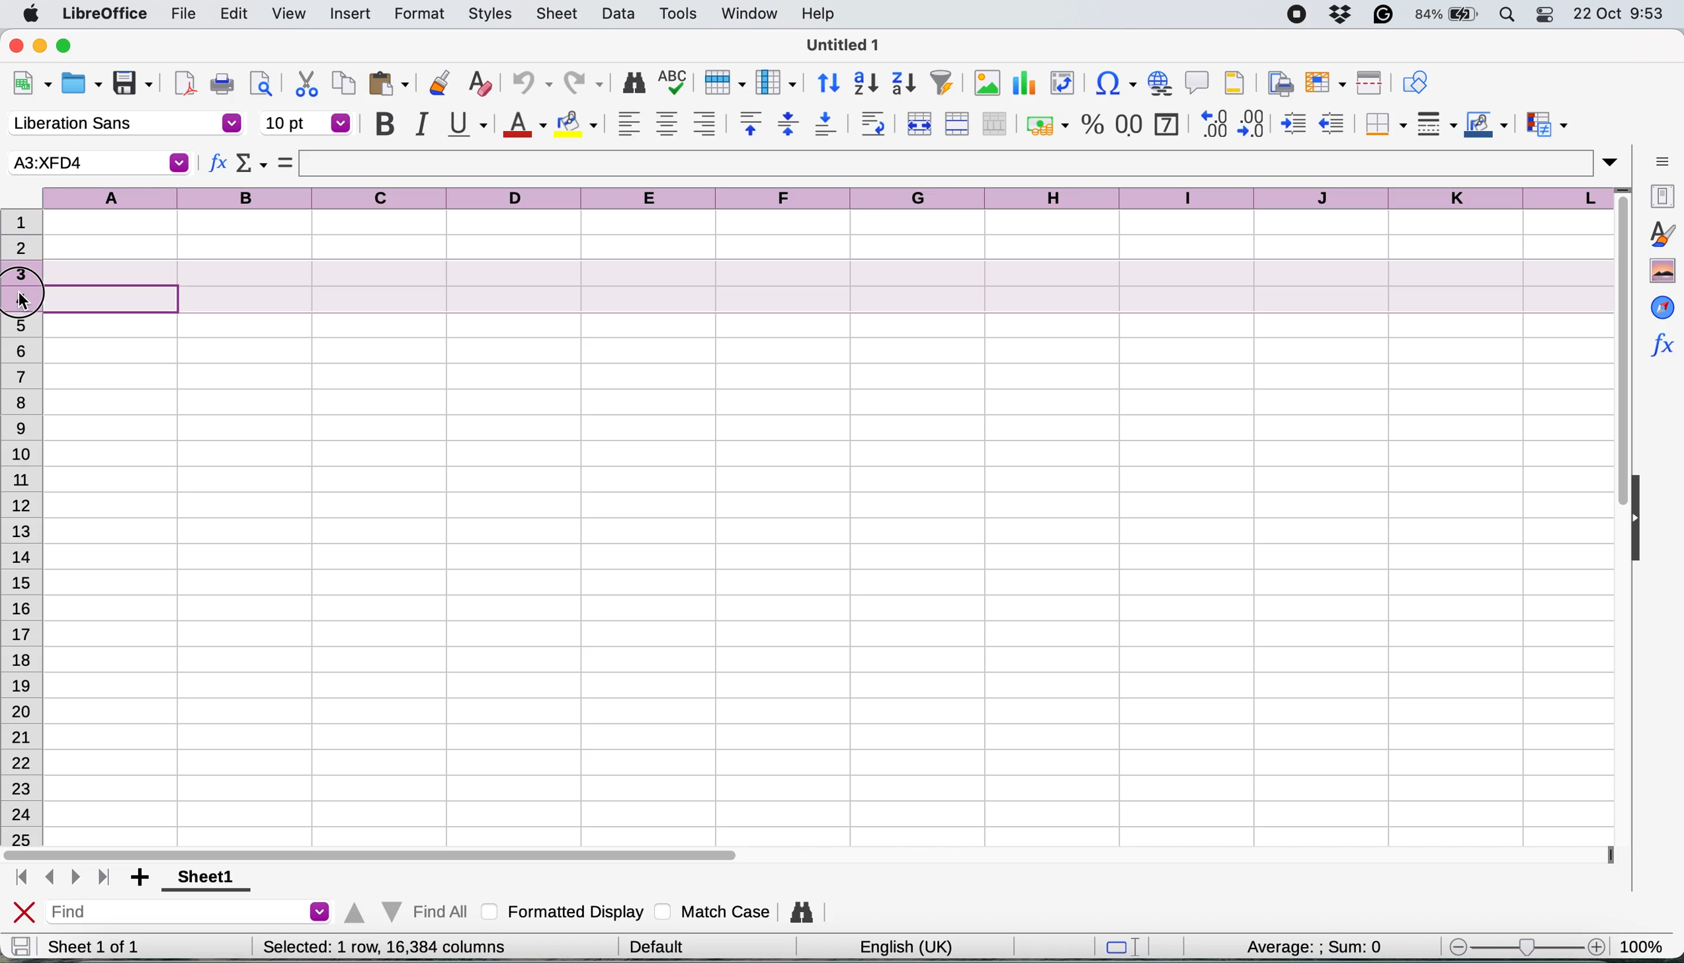 The height and width of the screenshot is (963, 1684). I want to click on insert chart, so click(1023, 86).